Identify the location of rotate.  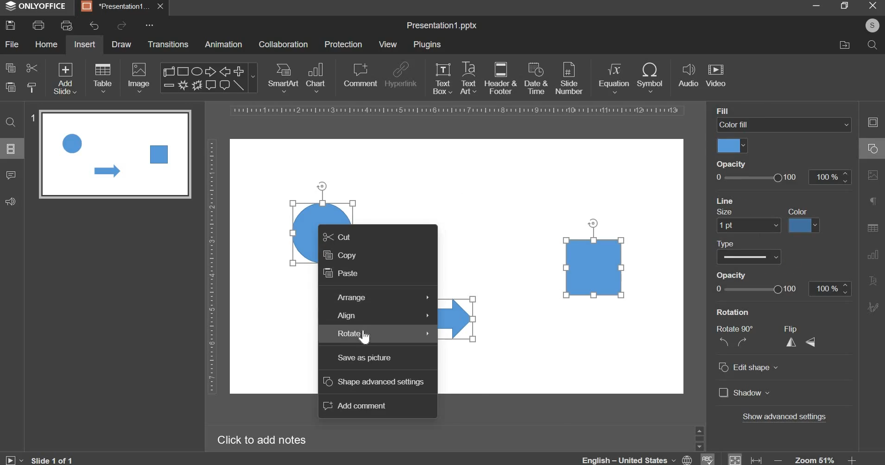
(322, 186).